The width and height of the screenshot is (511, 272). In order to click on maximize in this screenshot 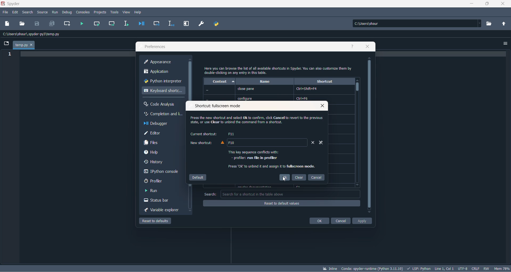, I will do `click(488, 4)`.